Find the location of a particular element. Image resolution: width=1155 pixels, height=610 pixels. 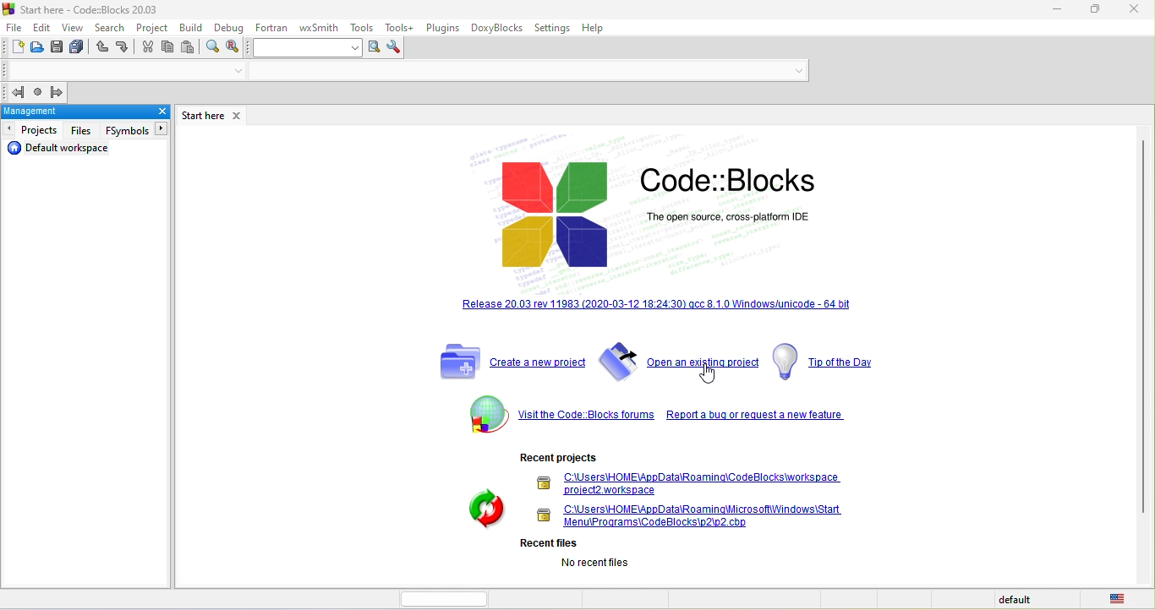

project link  is located at coordinates (690, 483).